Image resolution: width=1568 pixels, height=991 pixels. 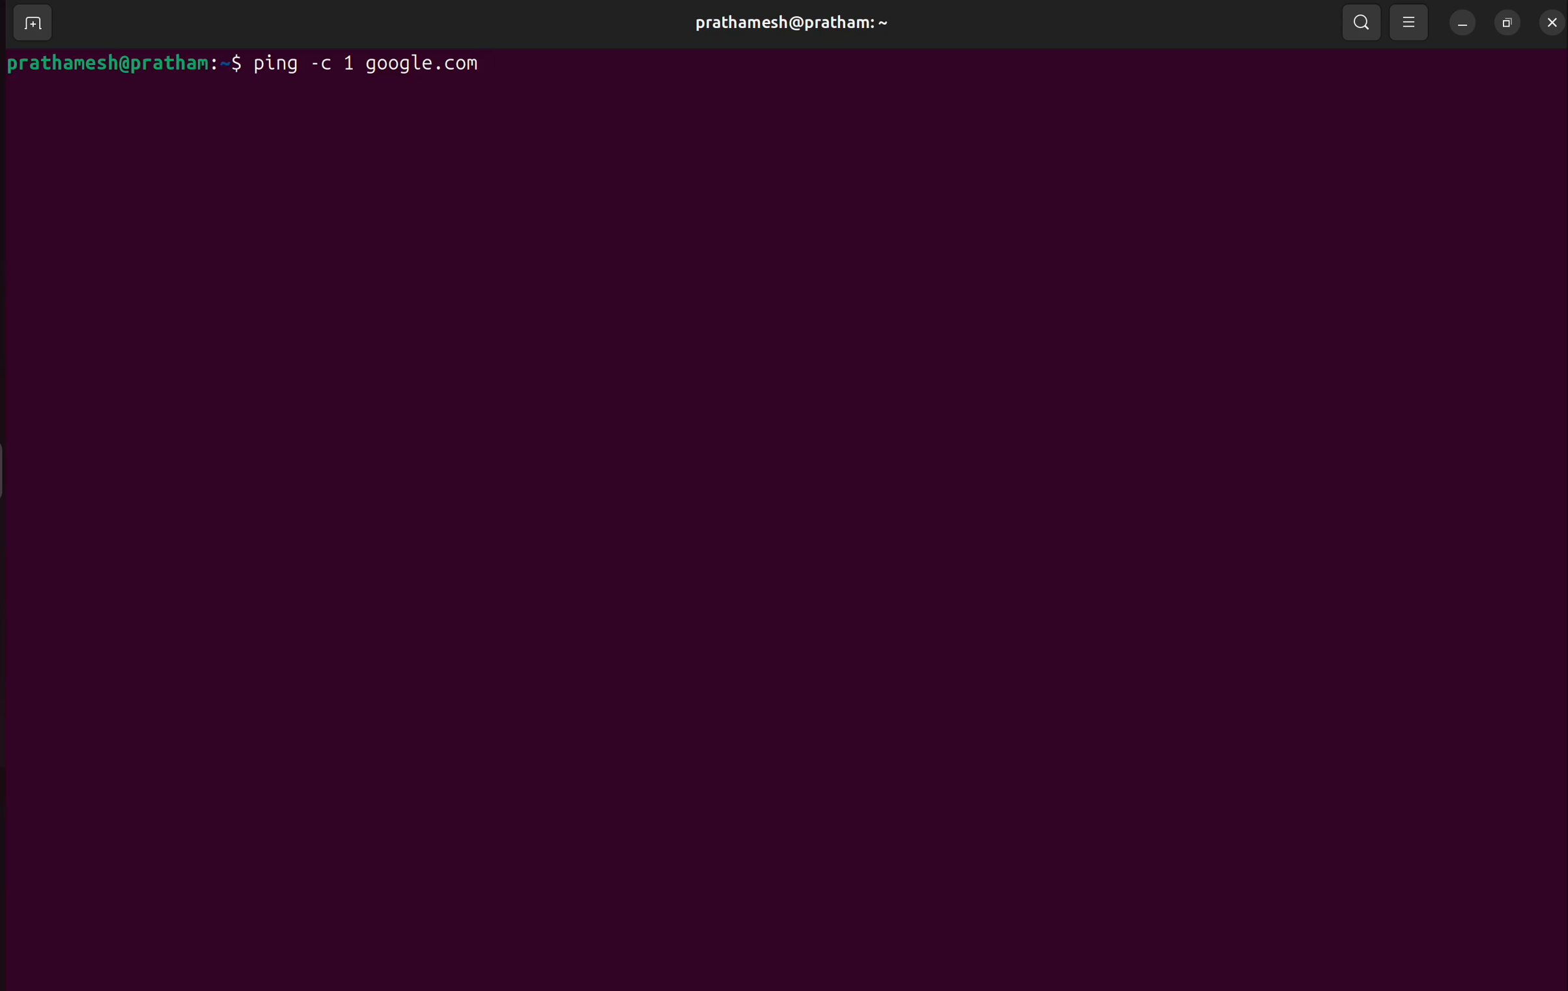 I want to click on resize, so click(x=1507, y=21).